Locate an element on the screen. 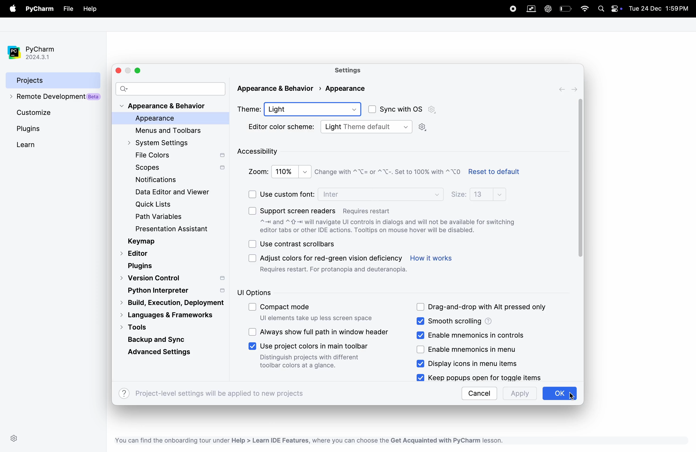  plugins is located at coordinates (141, 265).